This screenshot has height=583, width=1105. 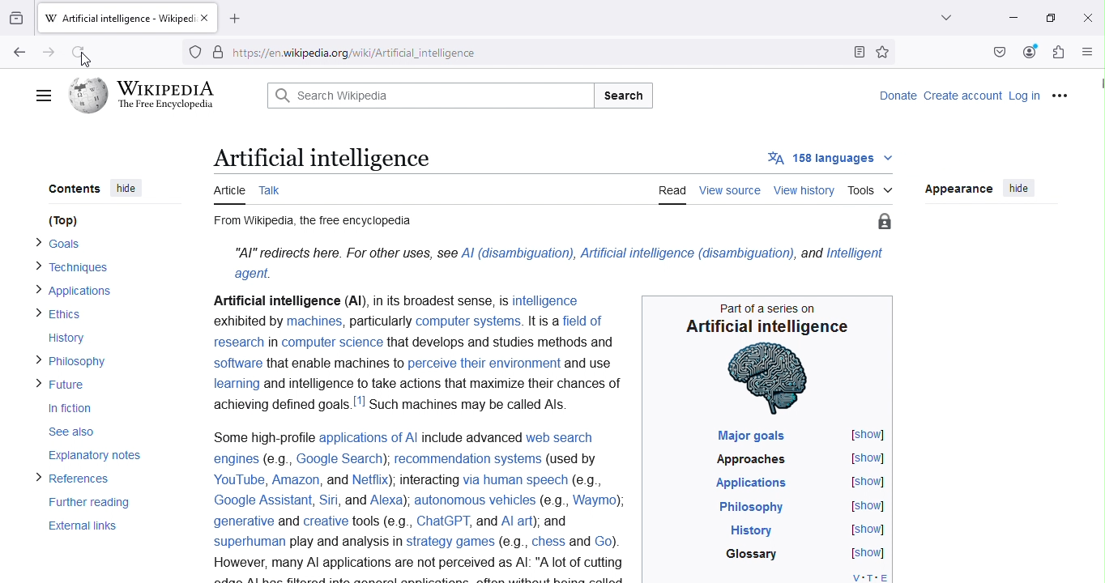 What do you see at coordinates (958, 420) in the screenshot?
I see `Color (beta)` at bounding box center [958, 420].